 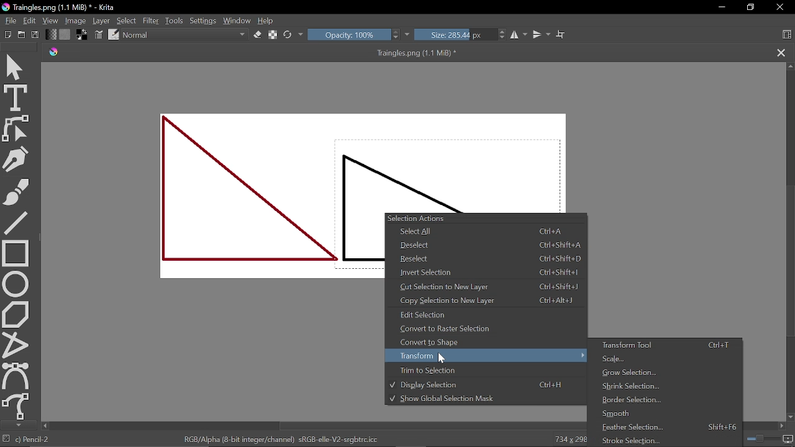 What do you see at coordinates (257, 35) in the screenshot?
I see `Eraser` at bounding box center [257, 35].